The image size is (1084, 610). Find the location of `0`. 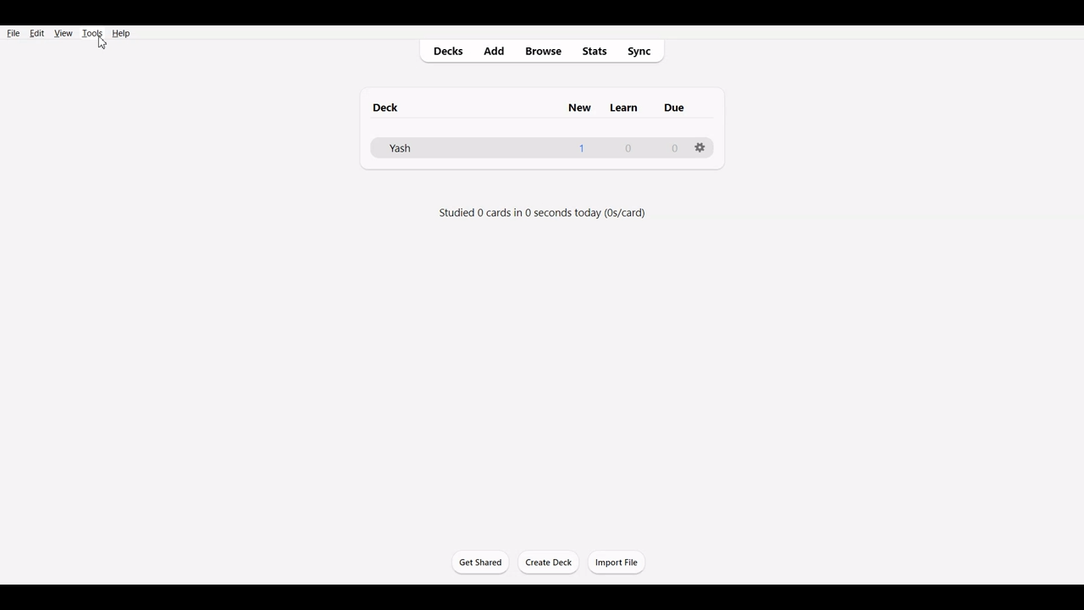

0 is located at coordinates (672, 149).